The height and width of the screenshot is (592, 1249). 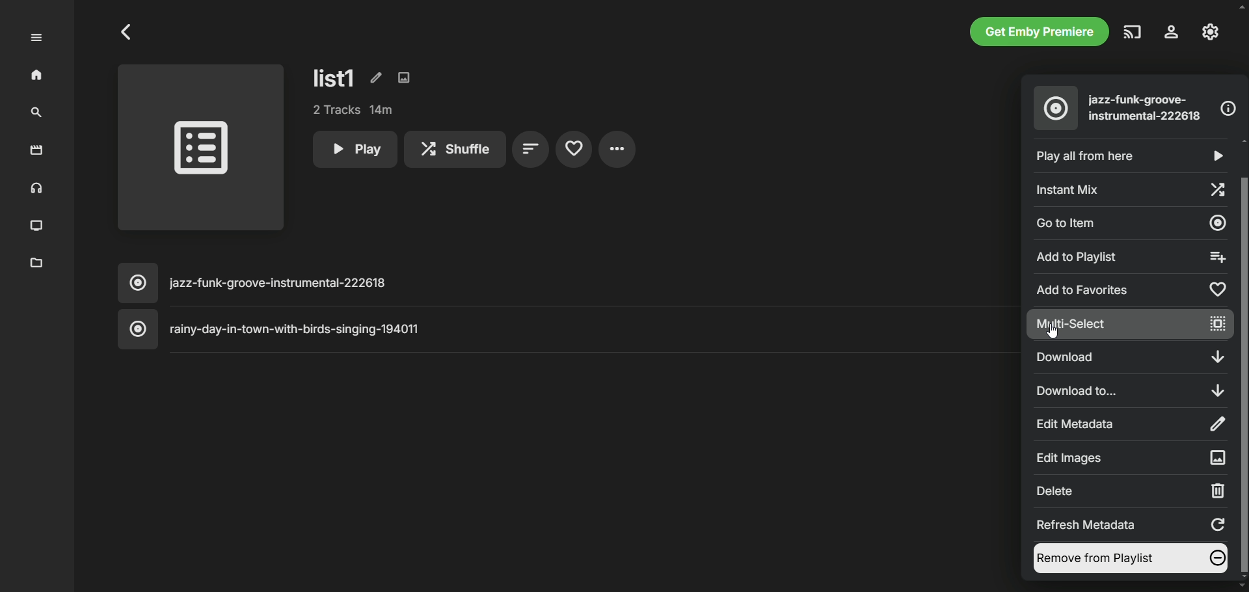 What do you see at coordinates (1172, 32) in the screenshot?
I see `settings` at bounding box center [1172, 32].